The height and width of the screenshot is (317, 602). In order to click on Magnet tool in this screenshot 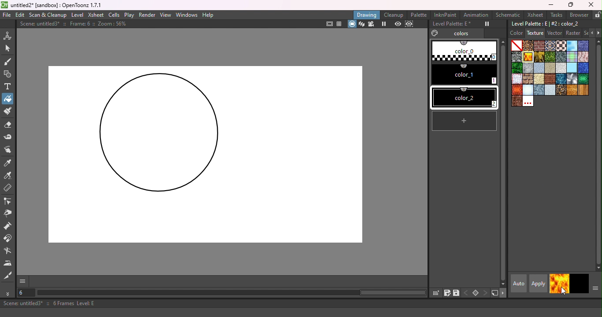, I will do `click(8, 239)`.